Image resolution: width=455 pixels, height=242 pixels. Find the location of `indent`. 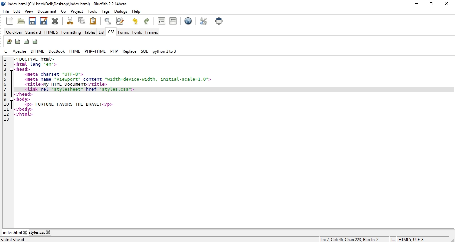

indent is located at coordinates (173, 21).